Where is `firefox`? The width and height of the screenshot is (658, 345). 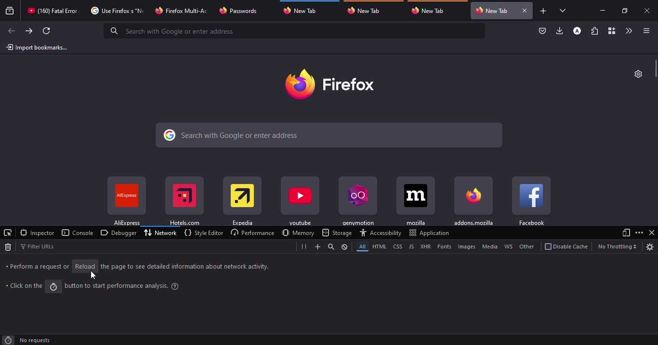
firefox is located at coordinates (329, 83).